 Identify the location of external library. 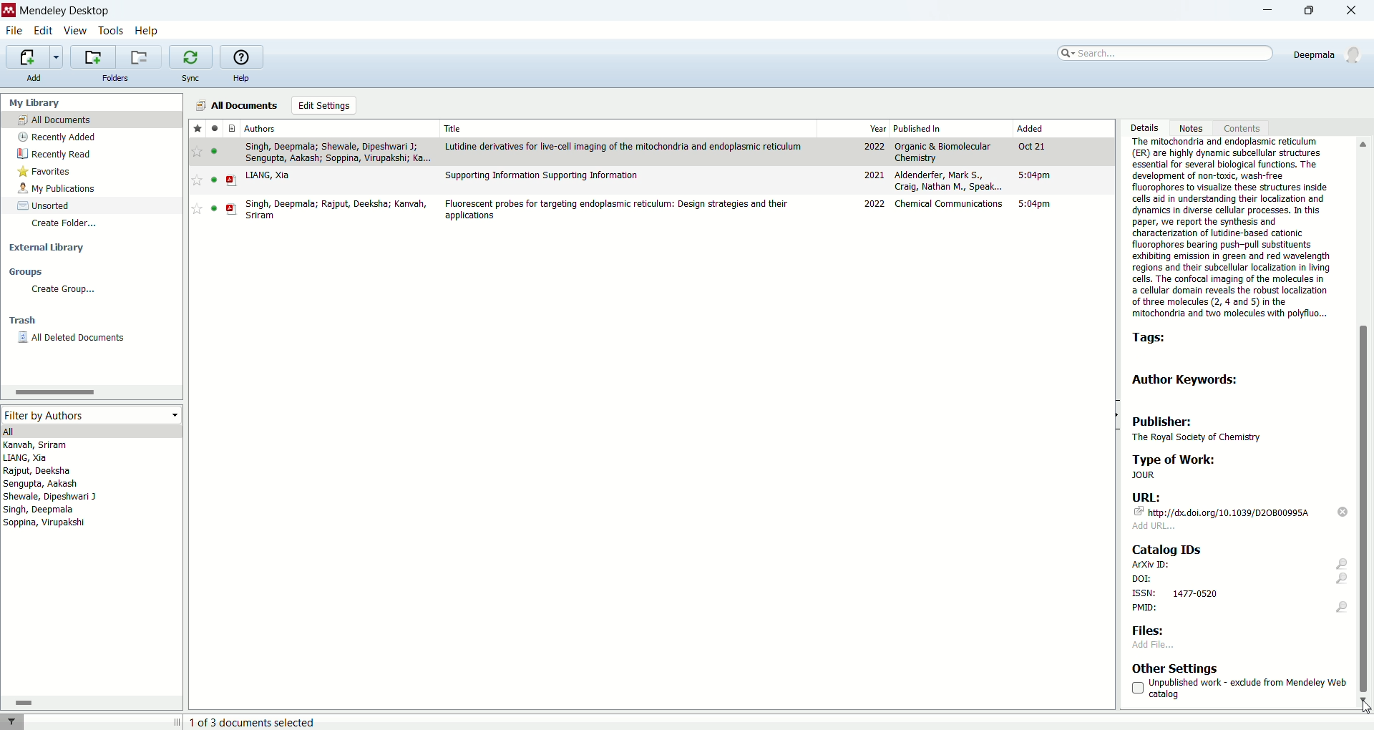
(47, 248).